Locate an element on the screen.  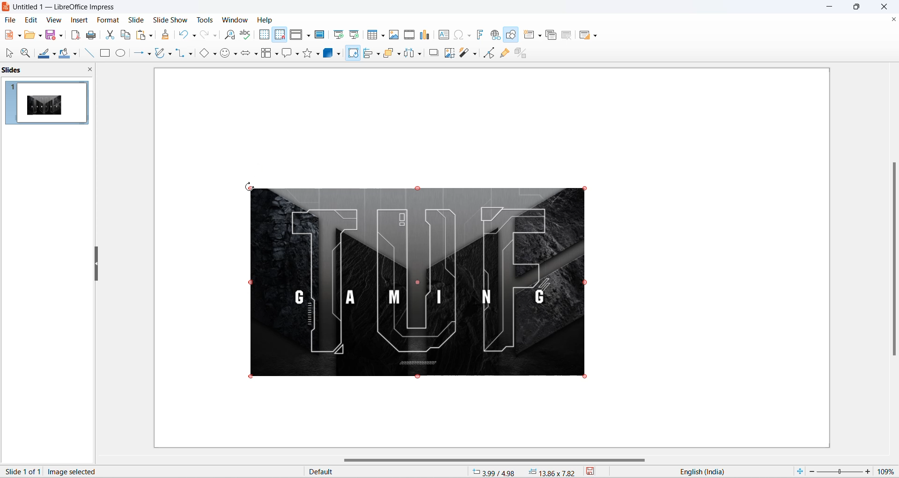
resize is located at coordinates (96, 265).